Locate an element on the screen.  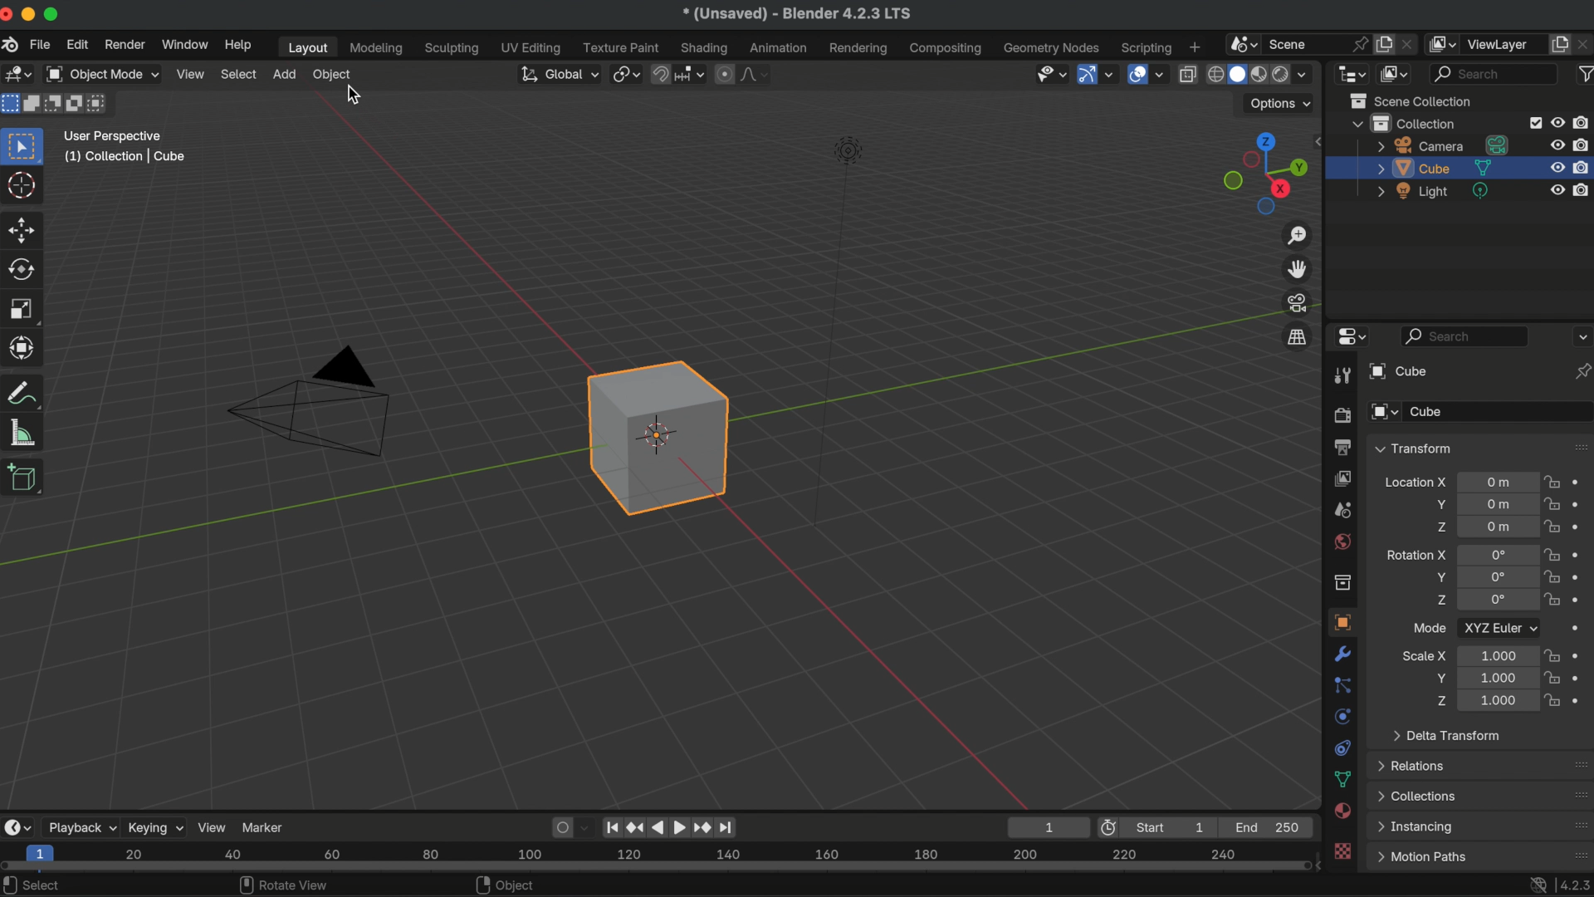
output is located at coordinates (1340, 447).